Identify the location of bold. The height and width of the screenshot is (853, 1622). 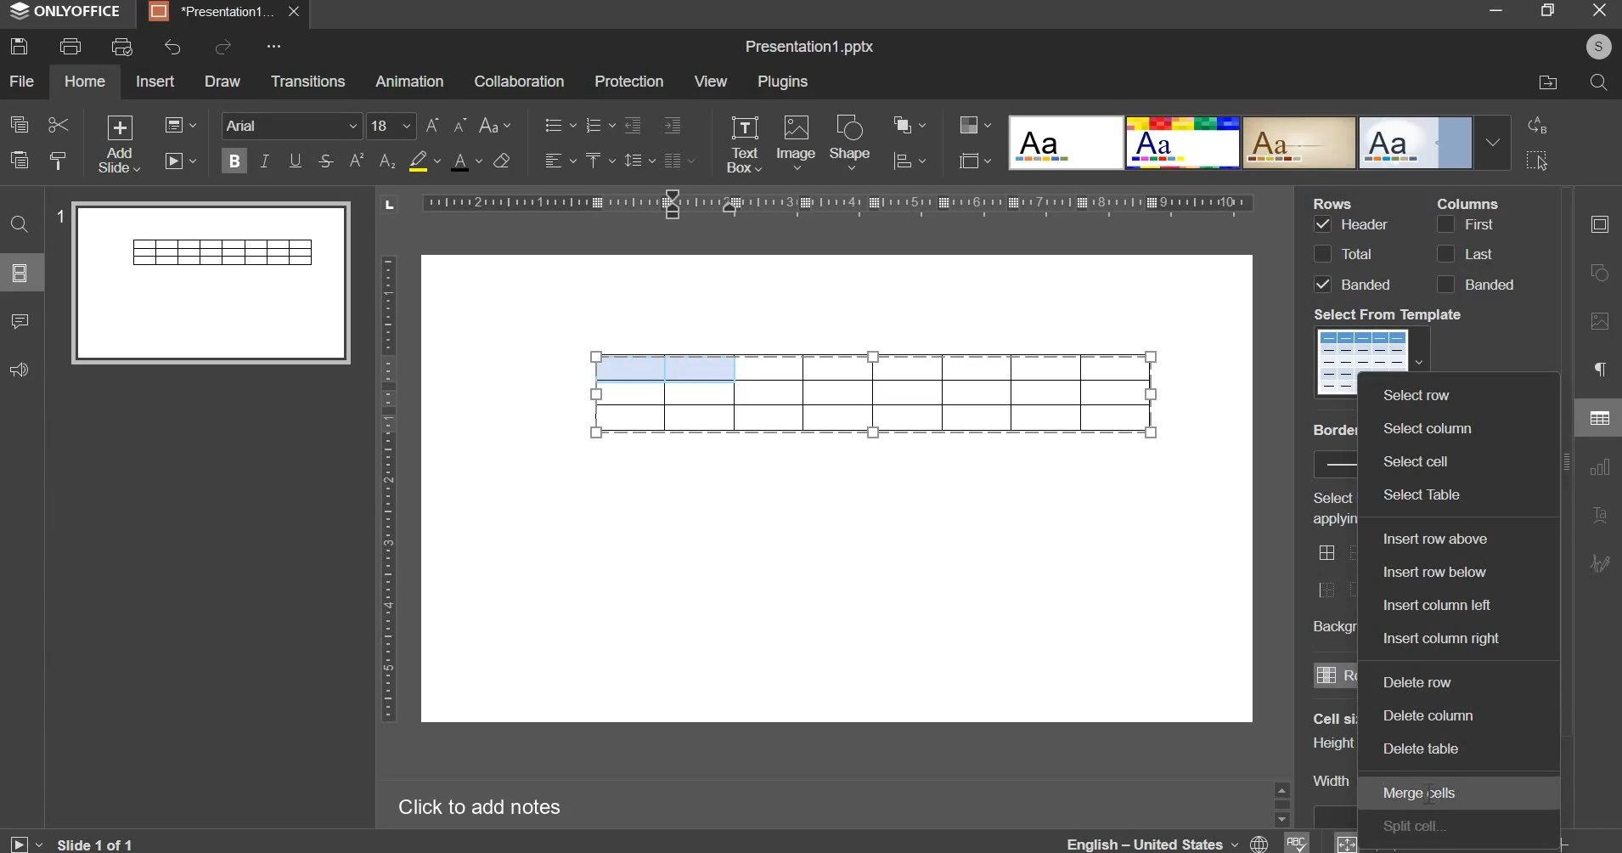
(234, 158).